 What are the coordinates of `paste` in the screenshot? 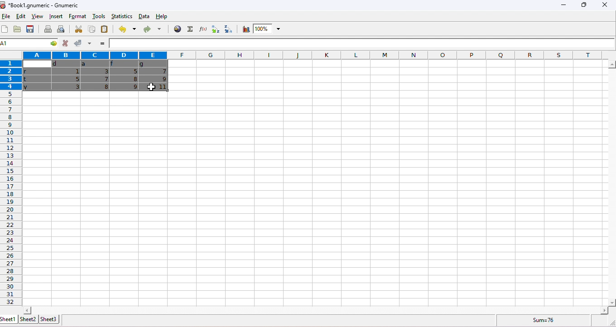 It's located at (105, 30).